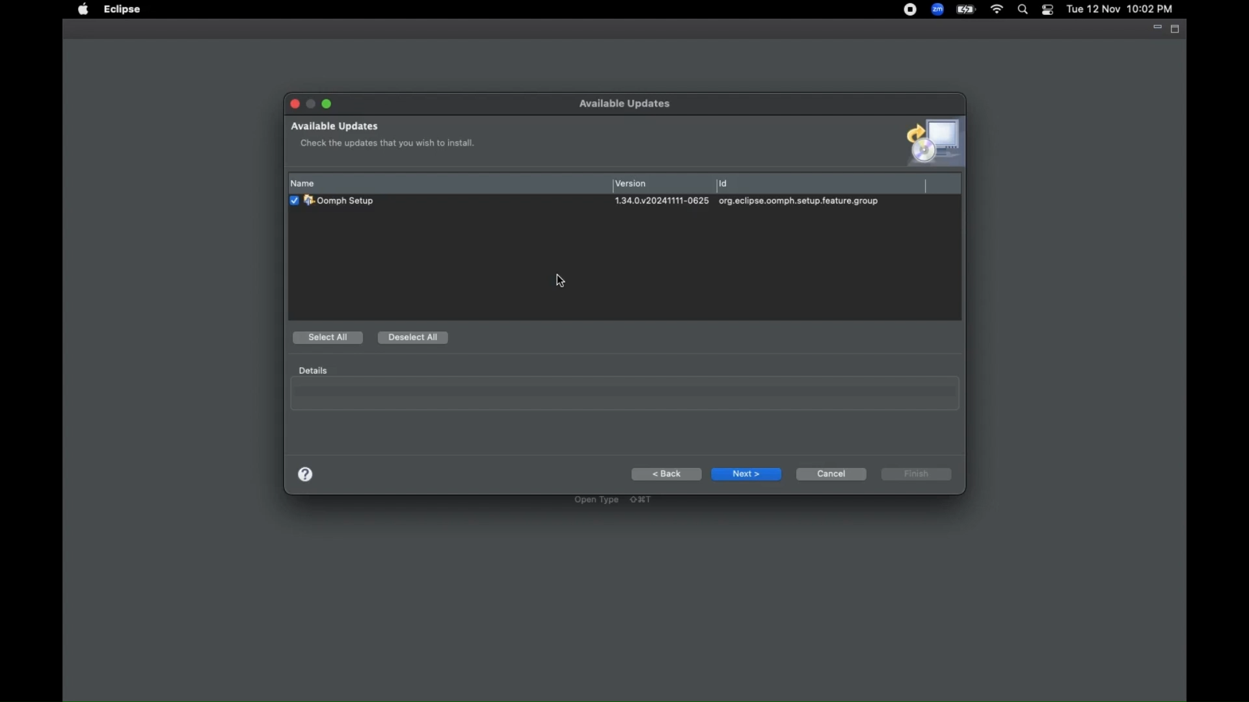 The image size is (1249, 702). Describe the element at coordinates (1022, 10) in the screenshot. I see `Search` at that location.